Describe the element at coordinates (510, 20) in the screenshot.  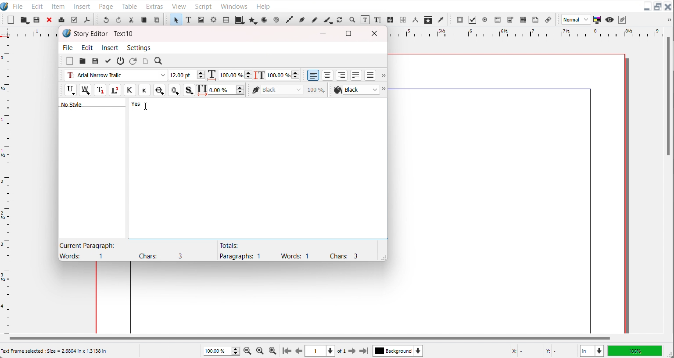
I see `PDF Combo button` at that location.